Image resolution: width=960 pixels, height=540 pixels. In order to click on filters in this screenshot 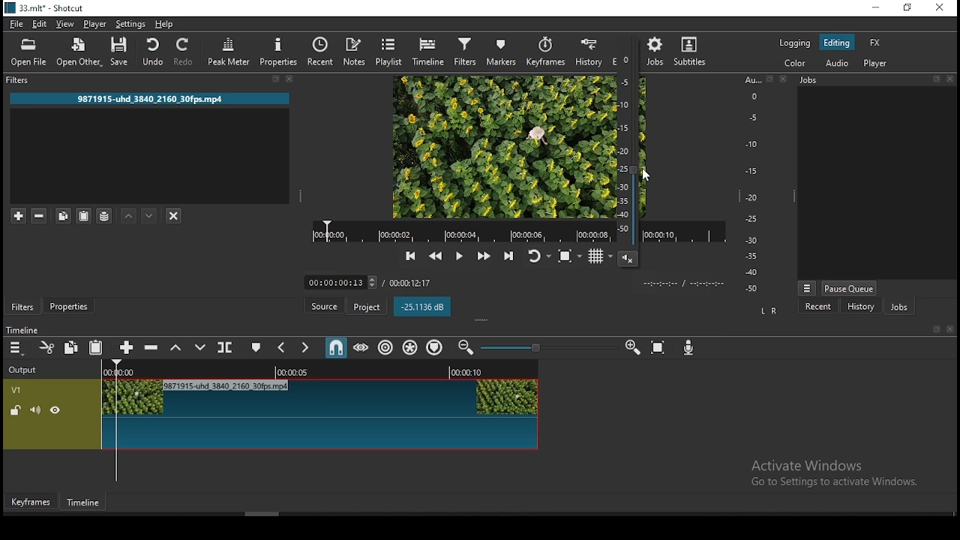, I will do `click(466, 52)`.